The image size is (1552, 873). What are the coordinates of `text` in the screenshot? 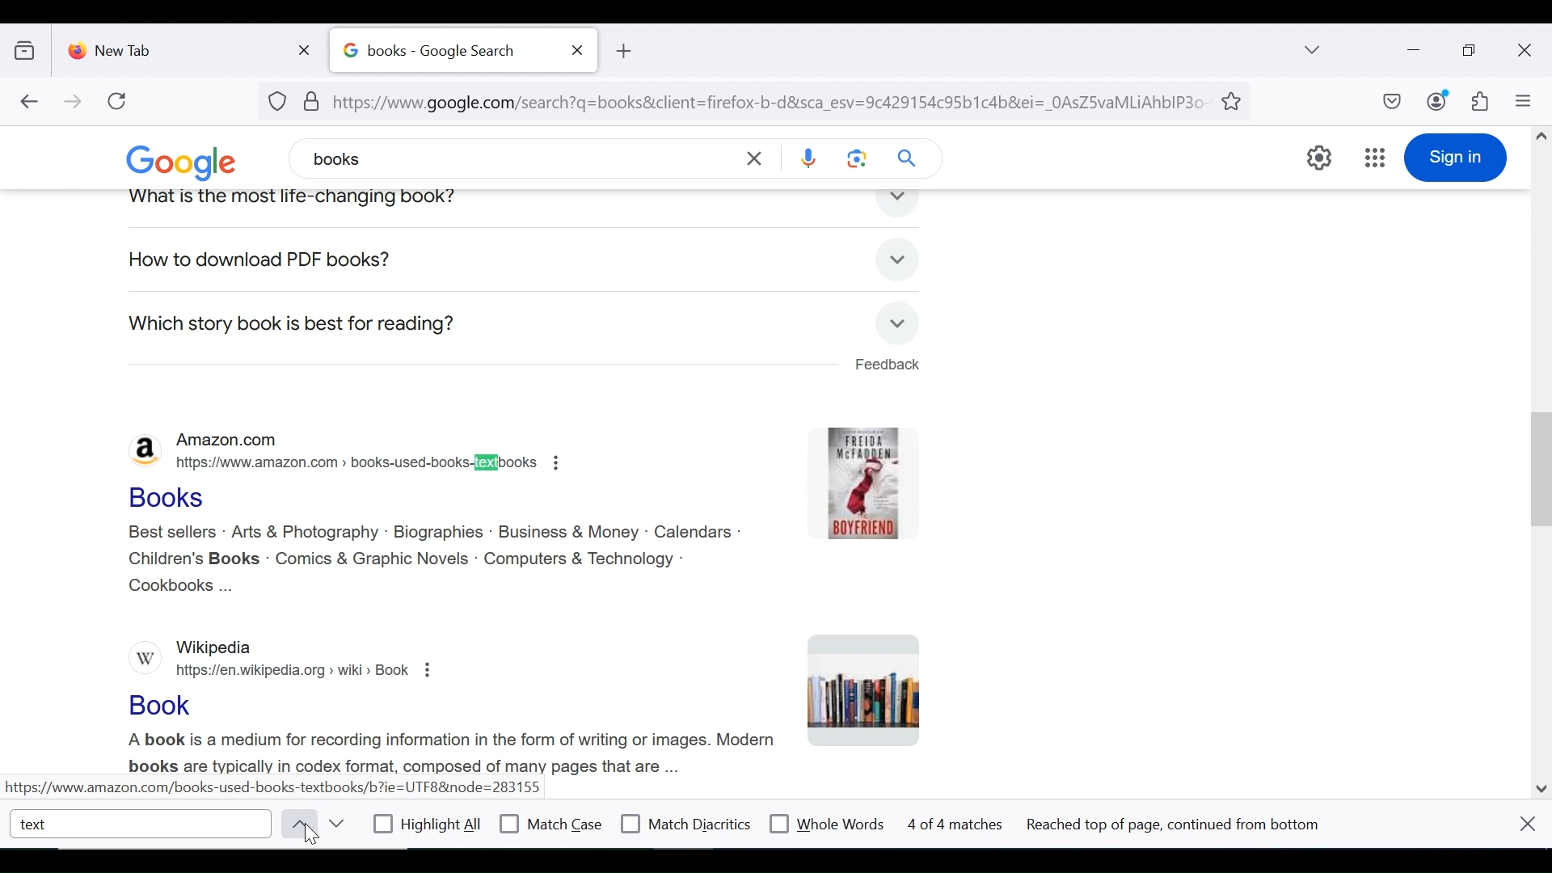 It's located at (142, 823).